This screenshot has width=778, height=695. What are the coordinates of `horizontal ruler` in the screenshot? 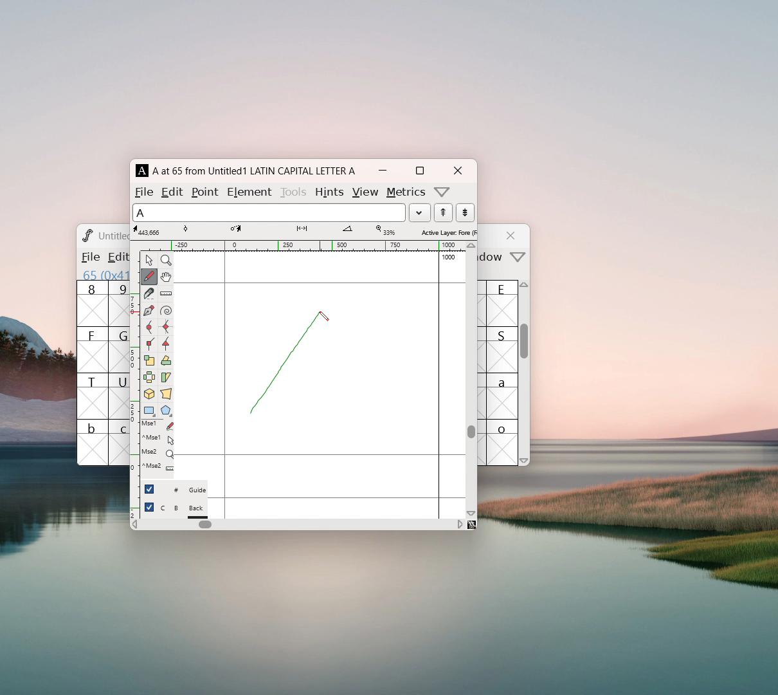 It's located at (303, 246).